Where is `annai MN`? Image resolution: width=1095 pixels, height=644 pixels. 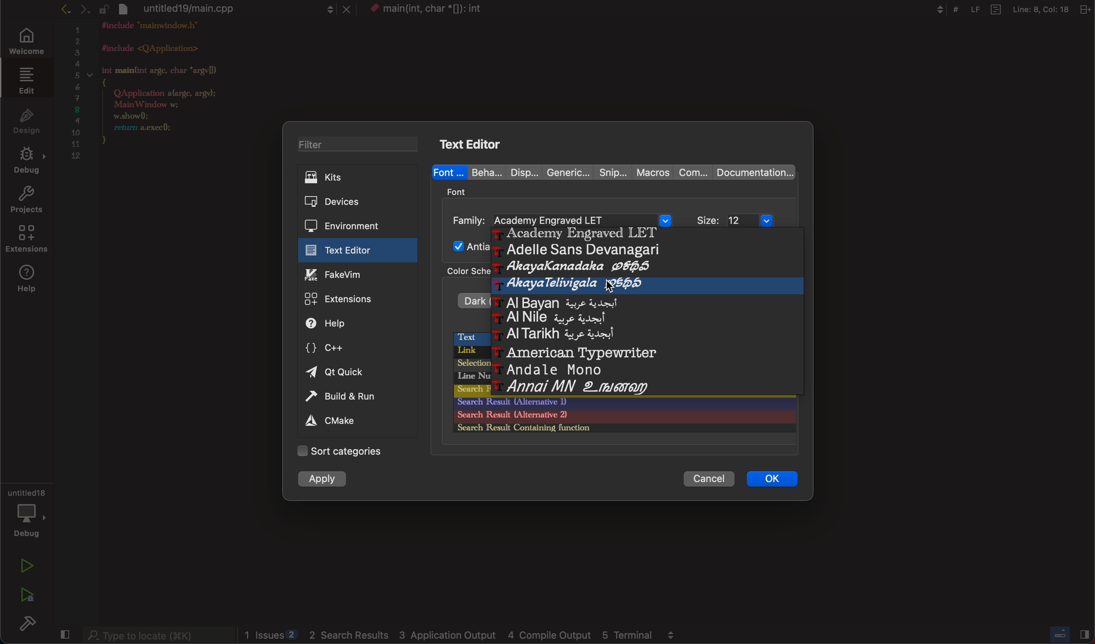 annai MN is located at coordinates (576, 388).